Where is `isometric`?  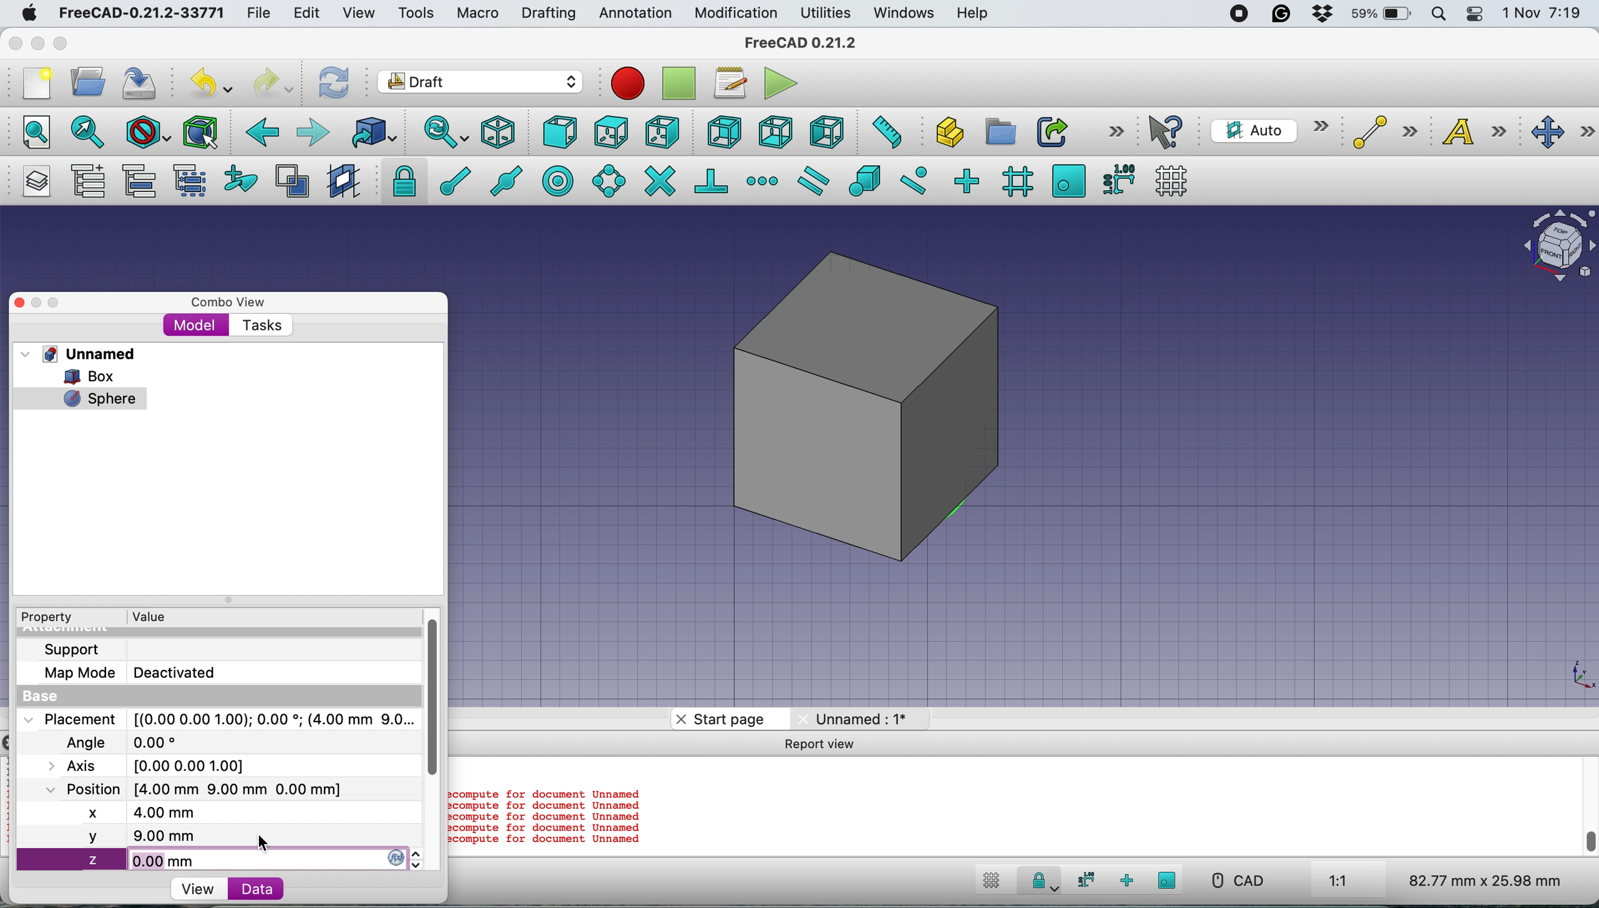 isometric is located at coordinates (503, 132).